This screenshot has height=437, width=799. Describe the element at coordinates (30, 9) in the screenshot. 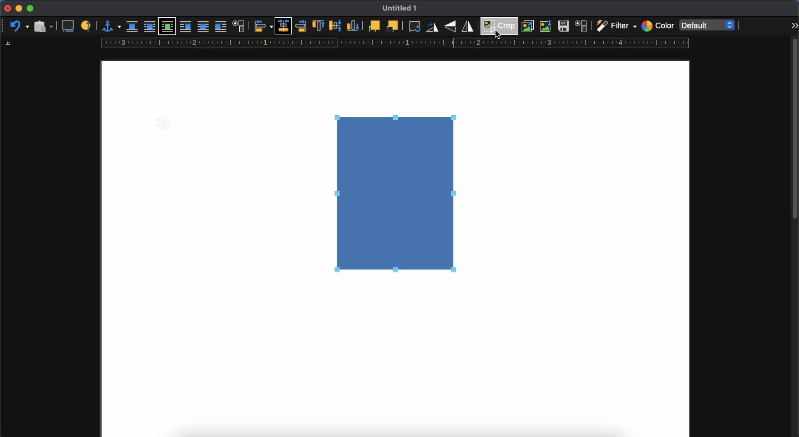

I see `maximize` at that location.